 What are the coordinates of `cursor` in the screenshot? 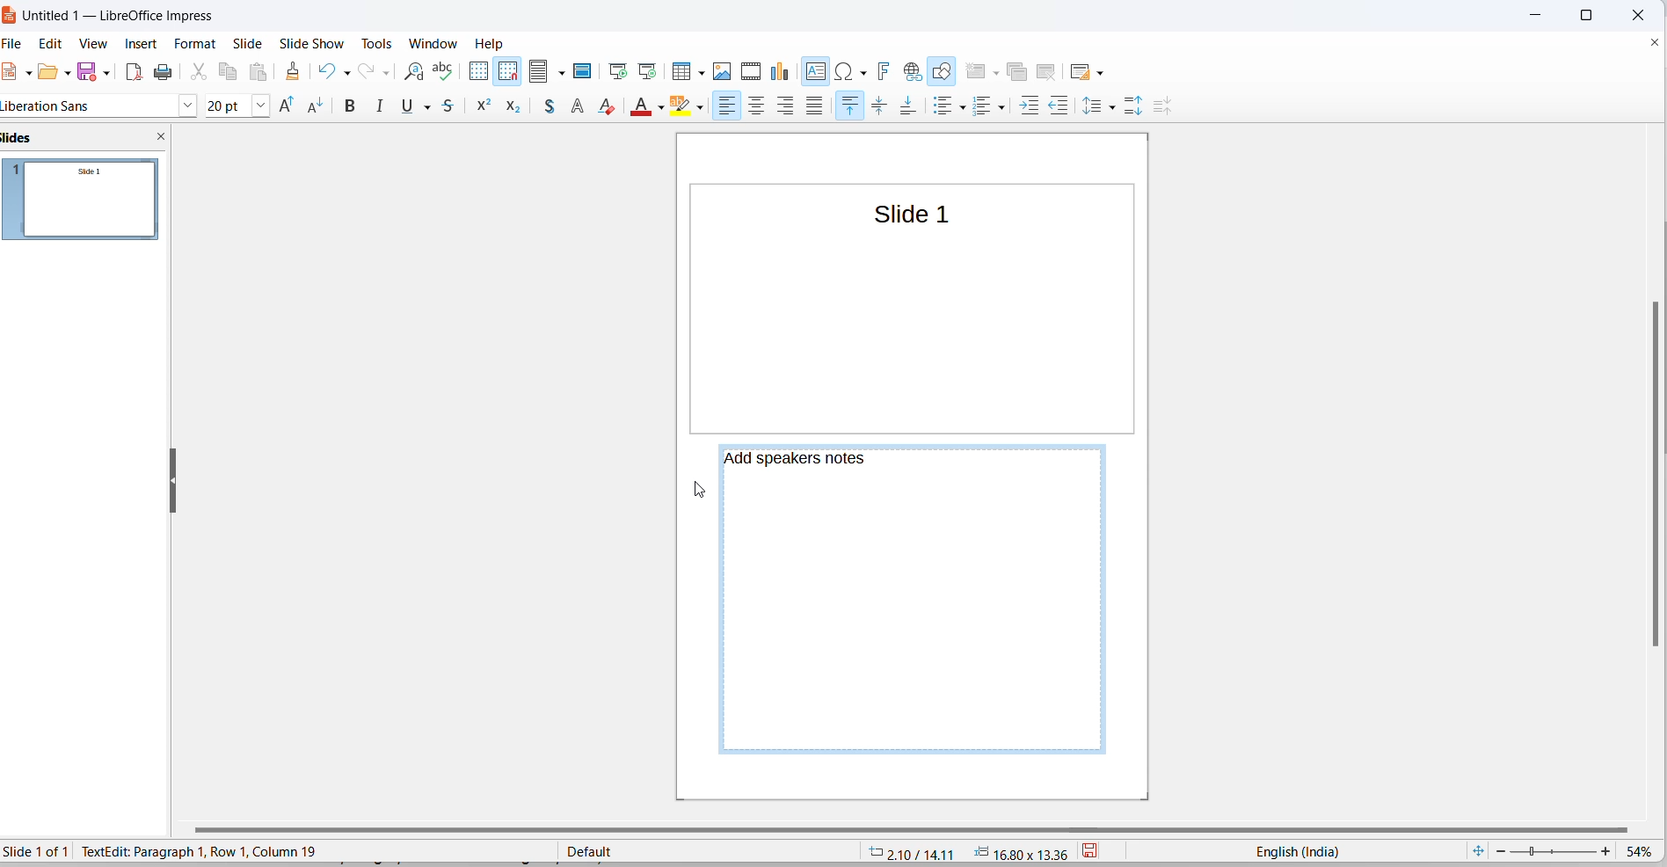 It's located at (697, 488).